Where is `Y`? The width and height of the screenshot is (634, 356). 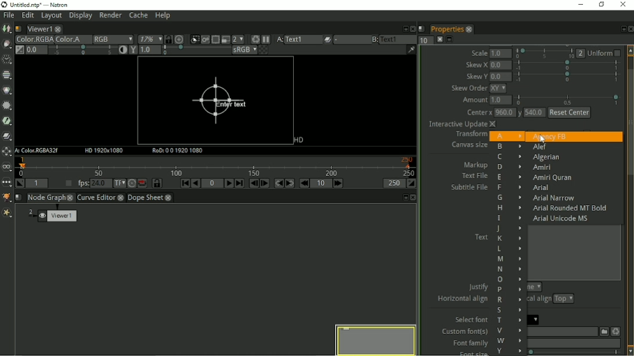 Y is located at coordinates (509, 351).